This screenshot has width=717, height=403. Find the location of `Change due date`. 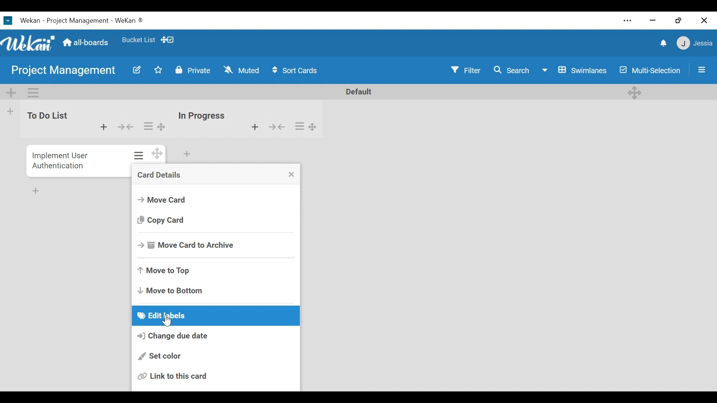

Change due date is located at coordinates (174, 337).